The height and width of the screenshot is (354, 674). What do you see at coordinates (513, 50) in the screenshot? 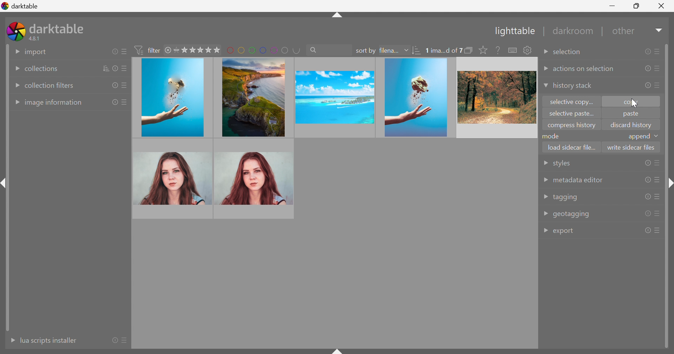
I see `define shortcuts` at bounding box center [513, 50].